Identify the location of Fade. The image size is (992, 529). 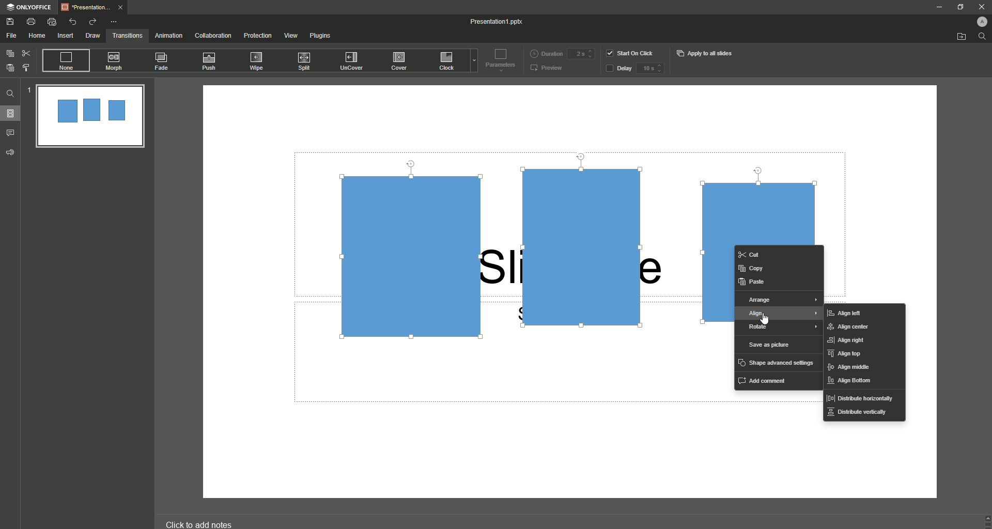
(162, 63).